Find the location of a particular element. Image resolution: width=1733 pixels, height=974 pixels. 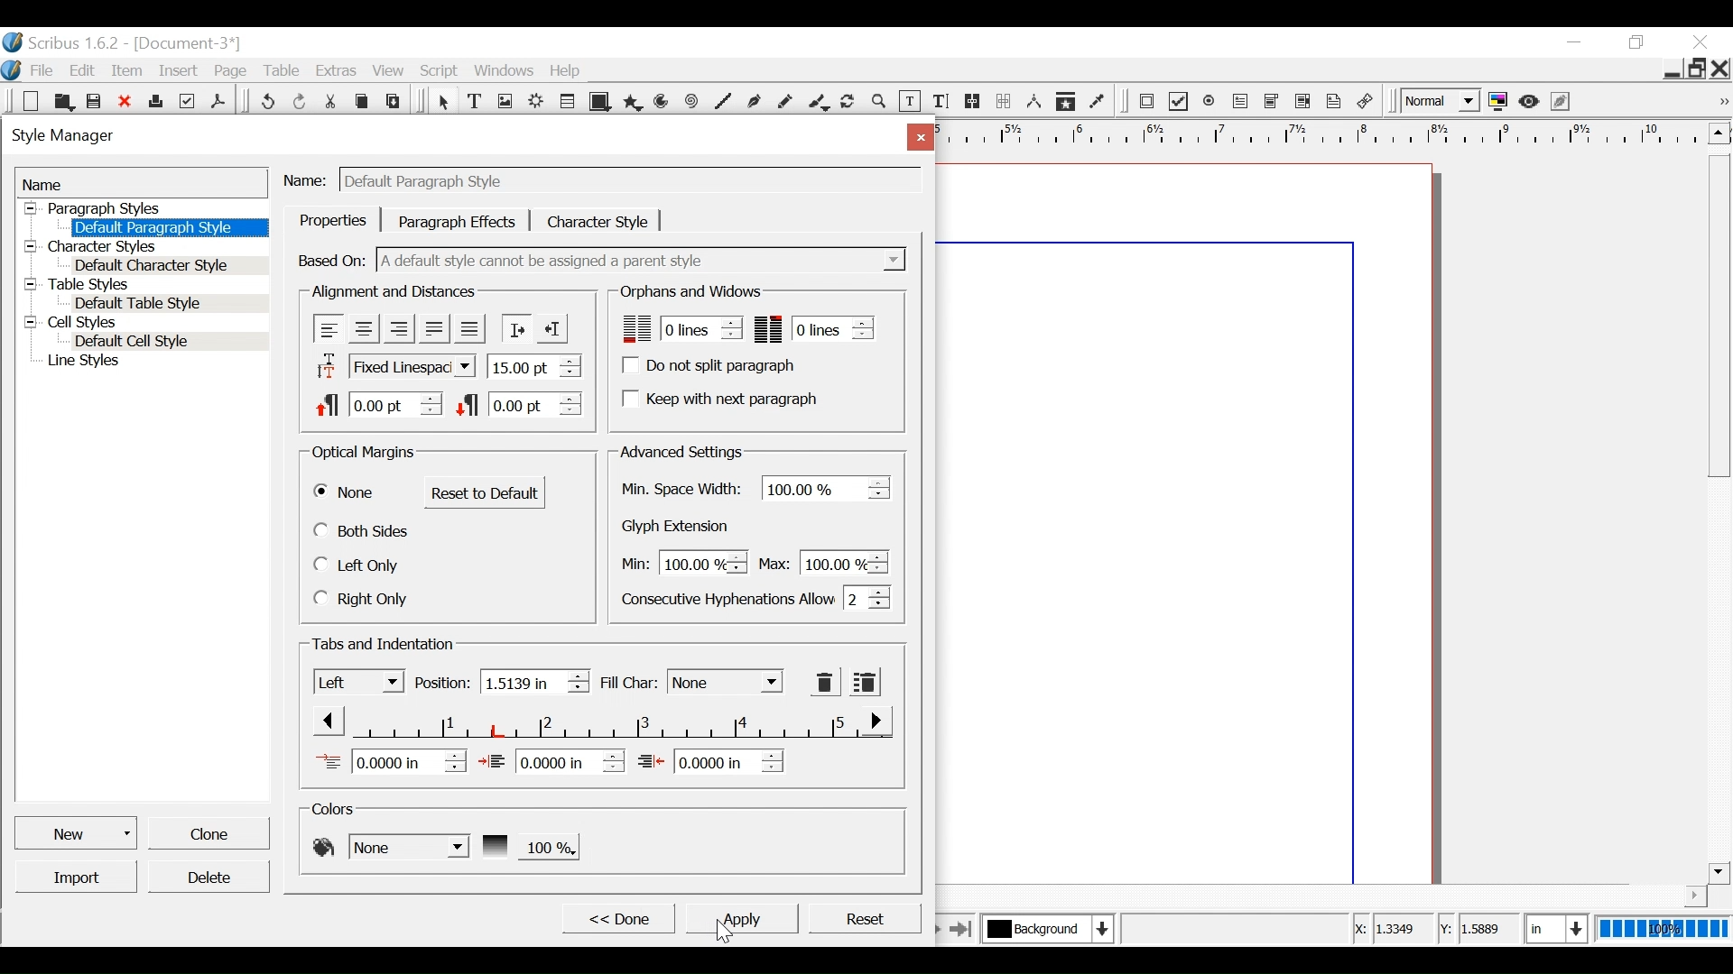

Text Frame is located at coordinates (475, 102).